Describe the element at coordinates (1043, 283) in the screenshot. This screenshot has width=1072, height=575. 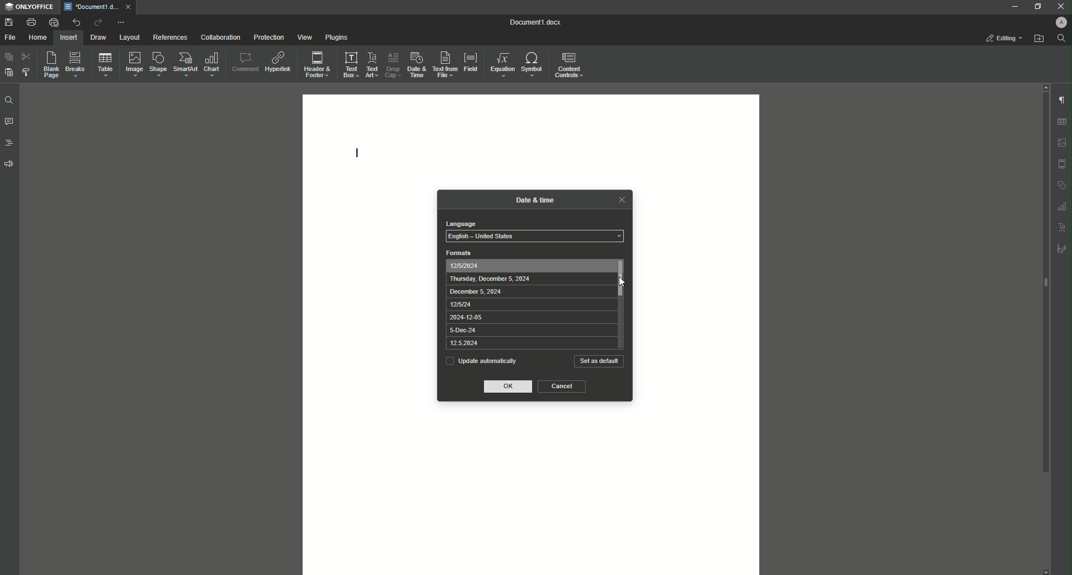
I see `scroll bar` at that location.